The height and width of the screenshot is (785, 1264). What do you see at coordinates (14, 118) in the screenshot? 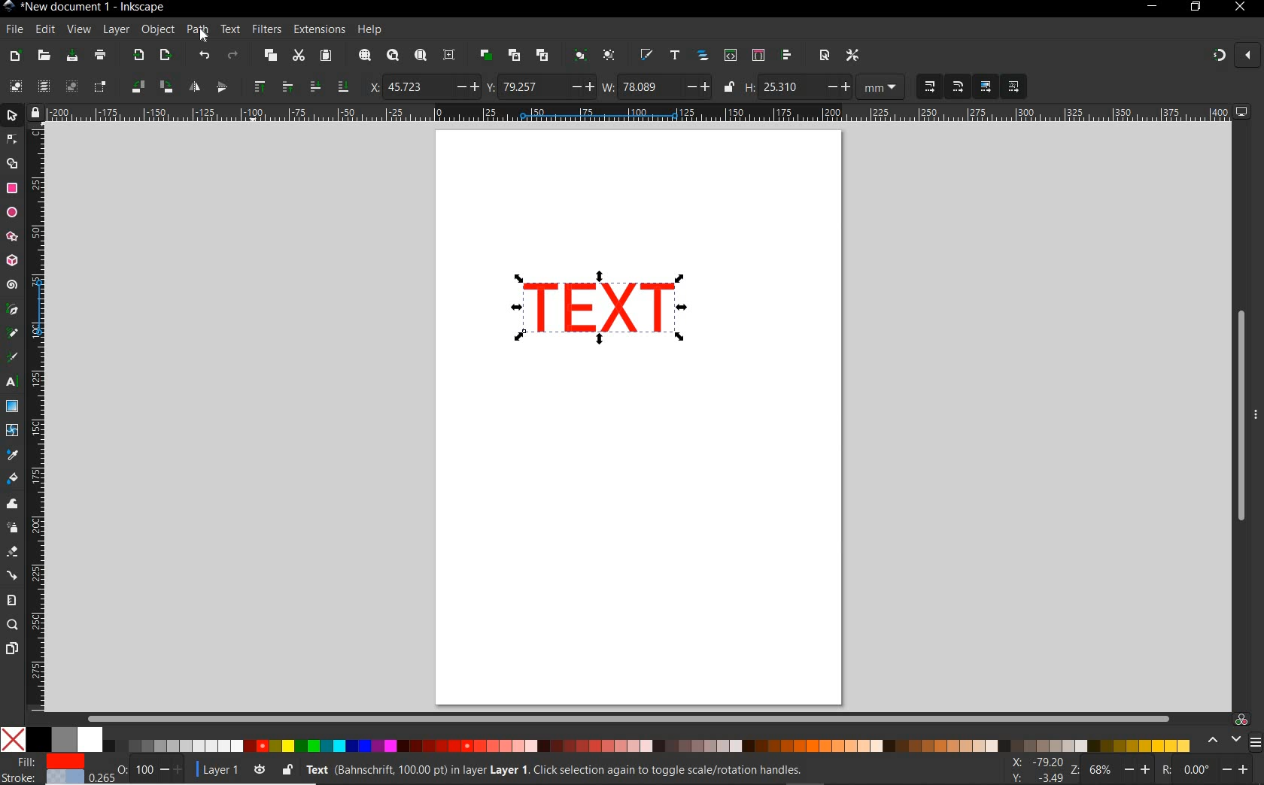
I see `SELECTOR TOOL` at bounding box center [14, 118].